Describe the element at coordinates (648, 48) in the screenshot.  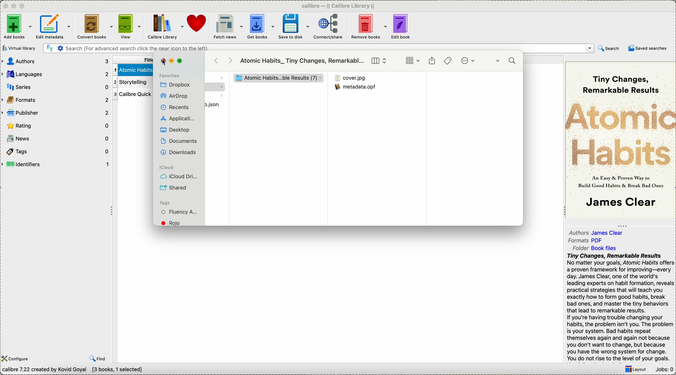
I see `saved searches` at that location.